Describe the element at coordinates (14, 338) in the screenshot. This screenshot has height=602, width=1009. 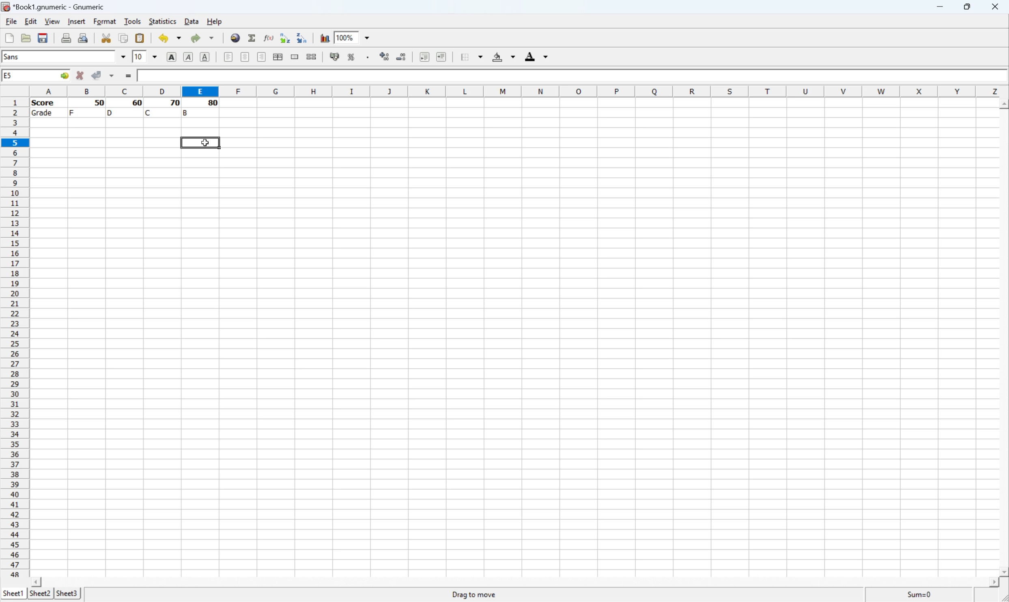
I see `Row Numbers` at that location.